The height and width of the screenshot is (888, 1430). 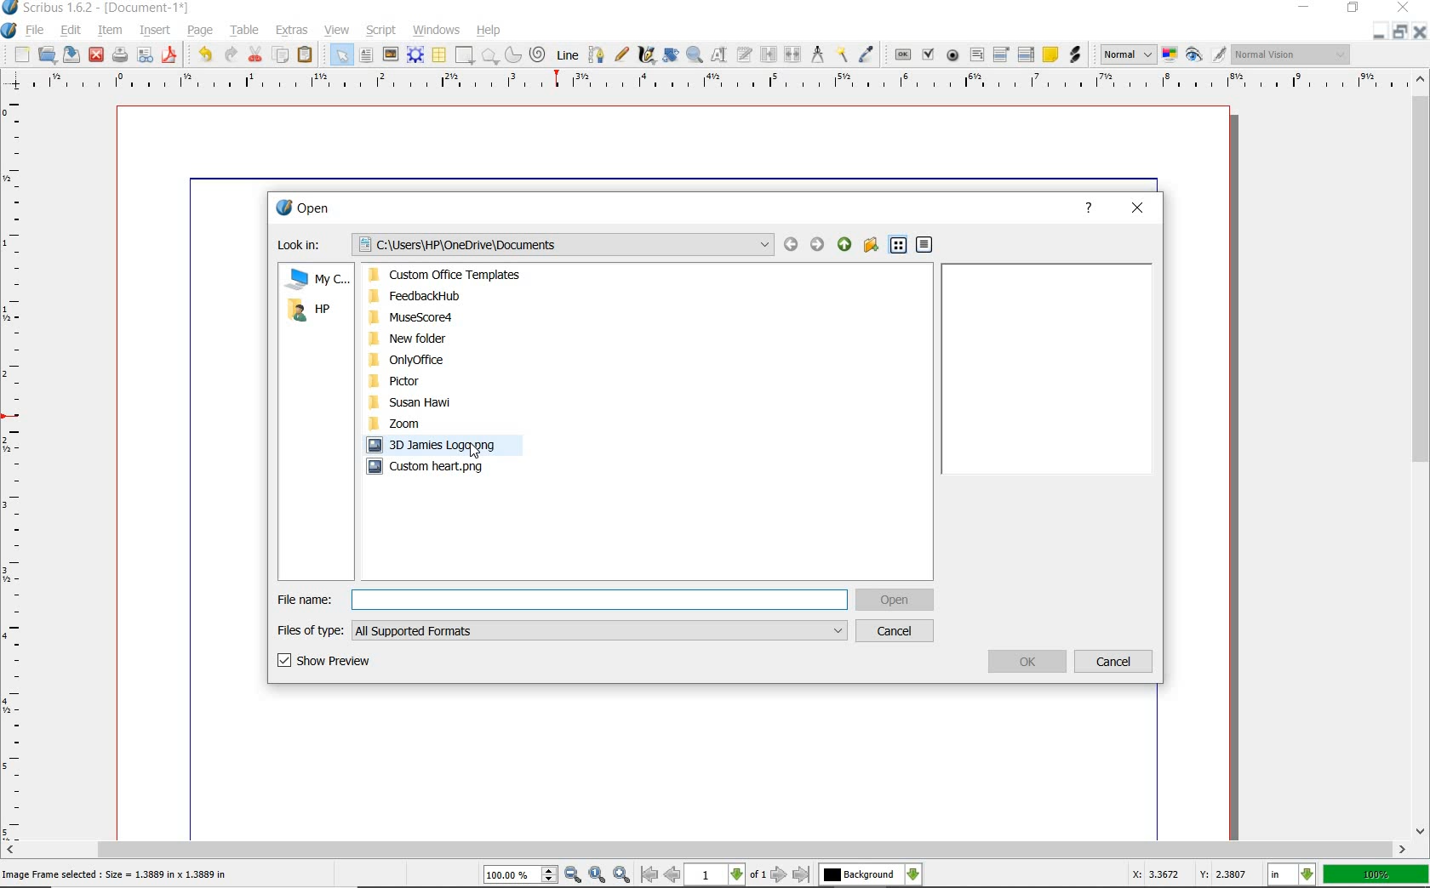 I want to click on close, so click(x=1137, y=210).